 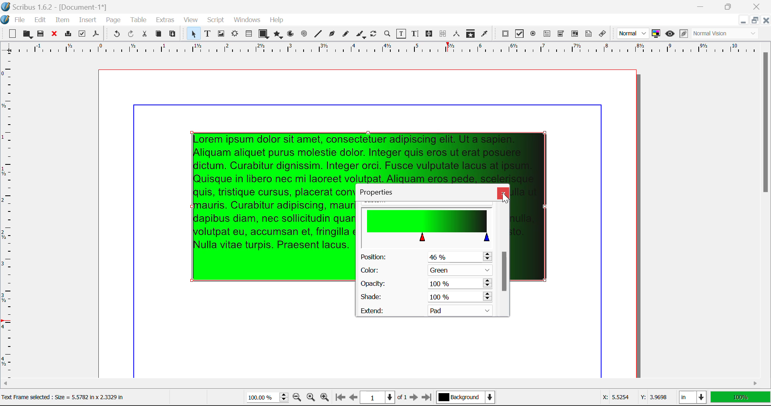 What do you see at coordinates (425, 297) in the screenshot?
I see `Shade` at bounding box center [425, 297].